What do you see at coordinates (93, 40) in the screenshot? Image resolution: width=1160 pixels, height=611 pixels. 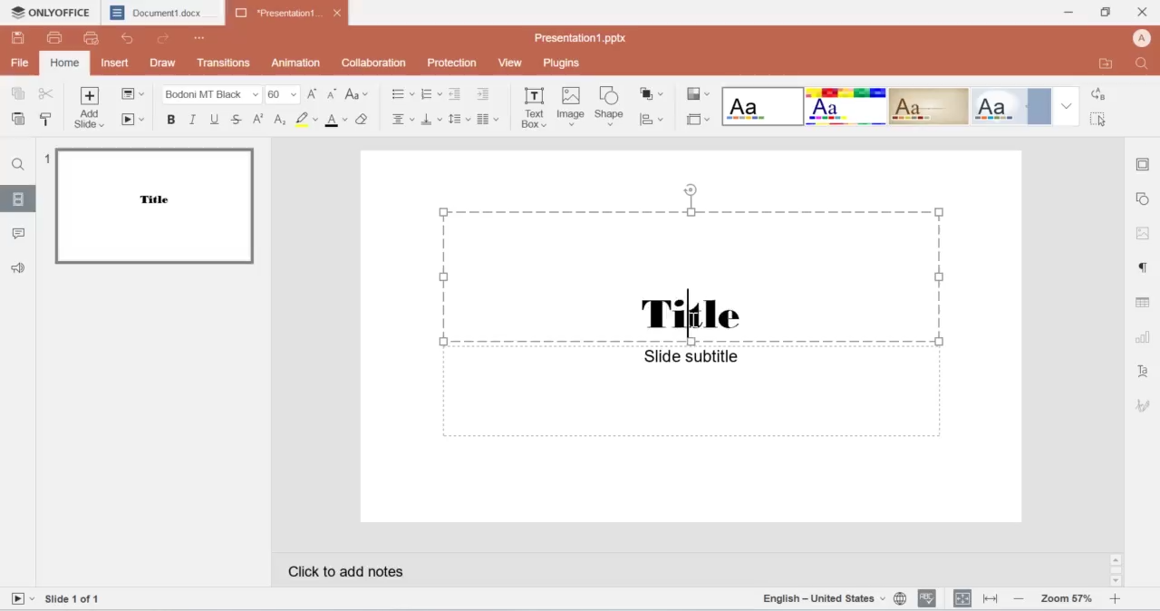 I see `preview` at bounding box center [93, 40].